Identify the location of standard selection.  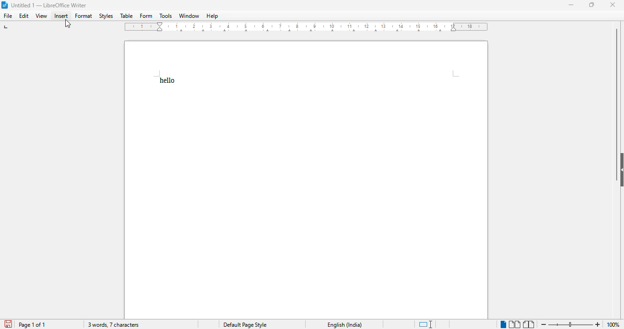
(426, 324).